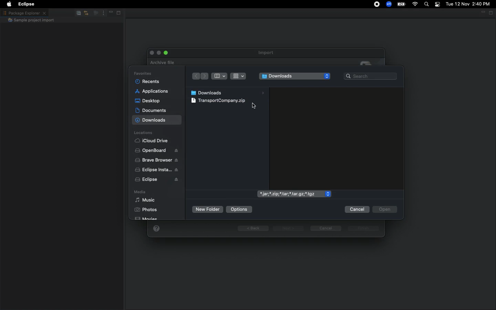 This screenshot has width=496, height=310. I want to click on Music, so click(145, 200).